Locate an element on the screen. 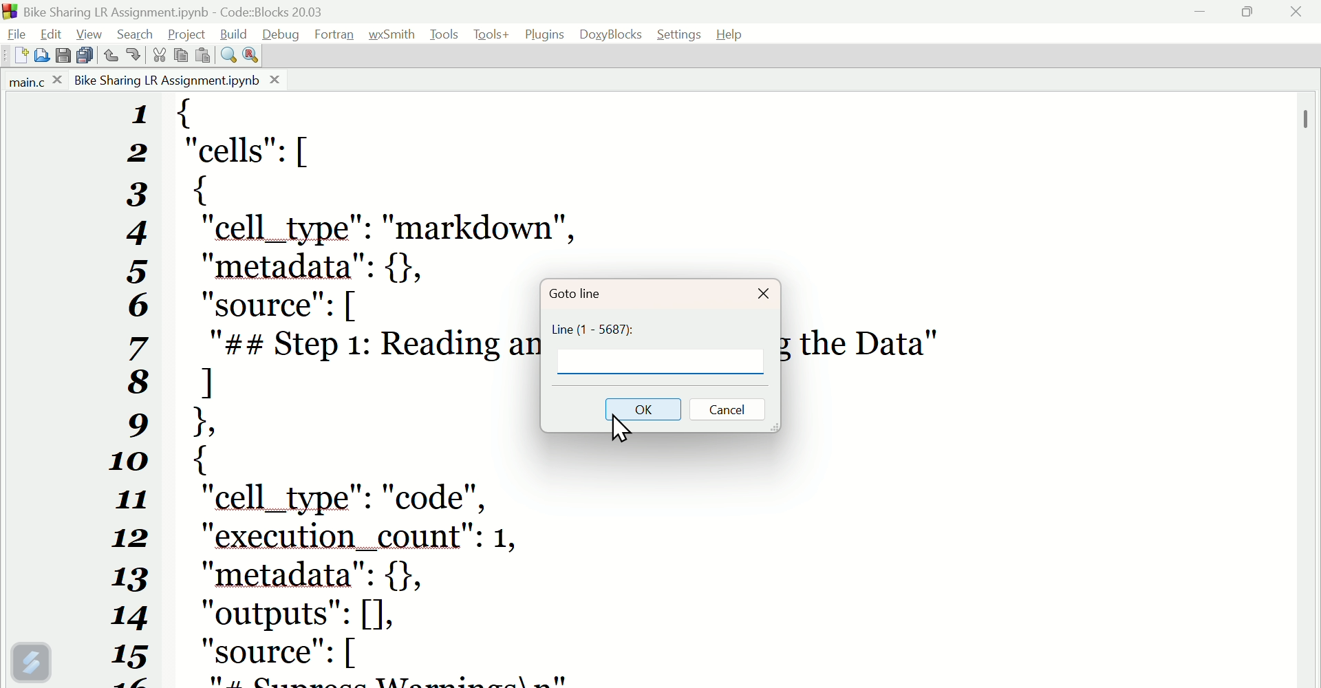  Tools is located at coordinates (491, 34).